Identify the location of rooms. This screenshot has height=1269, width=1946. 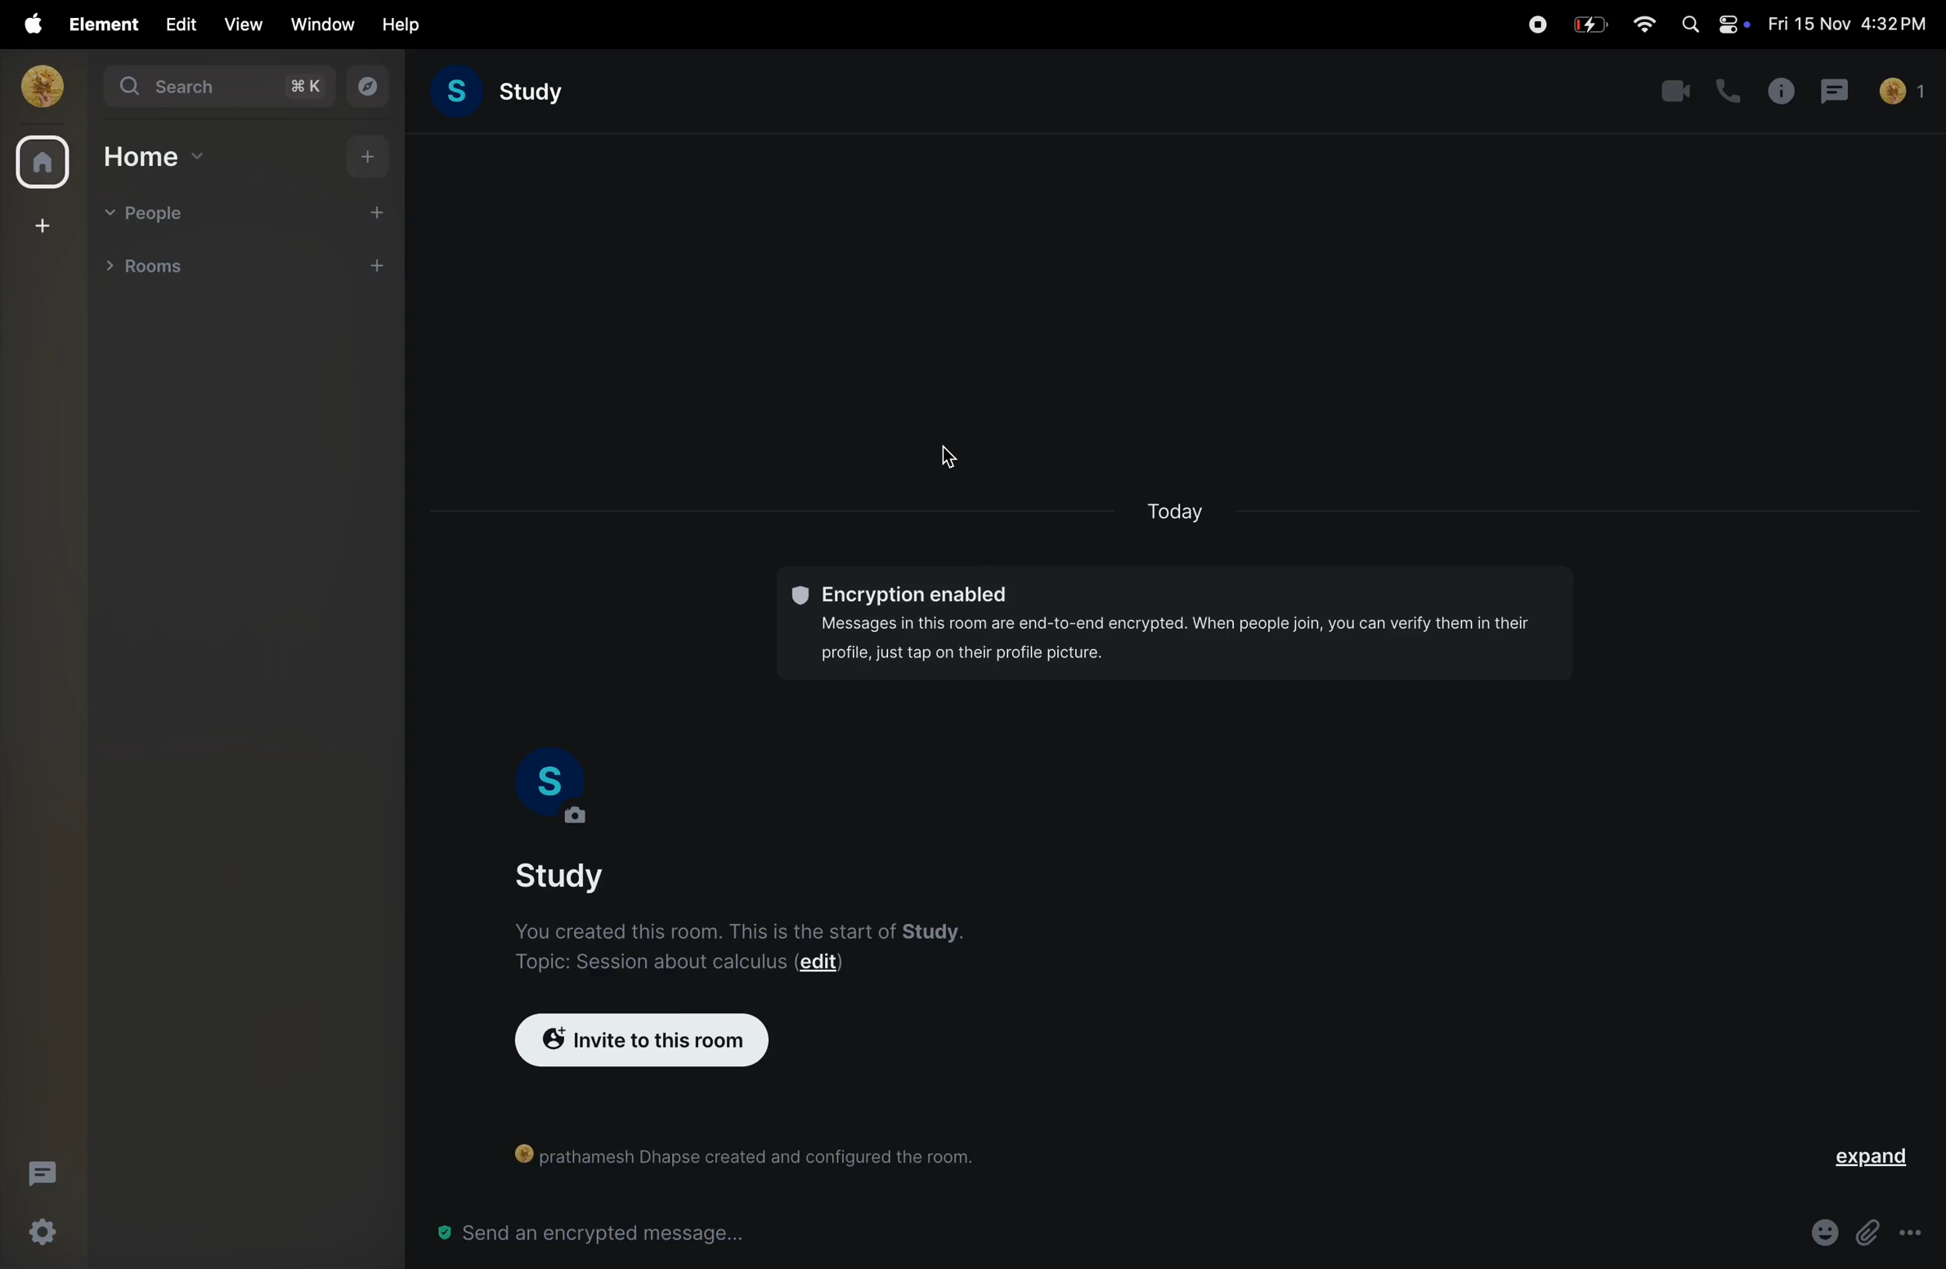
(161, 270).